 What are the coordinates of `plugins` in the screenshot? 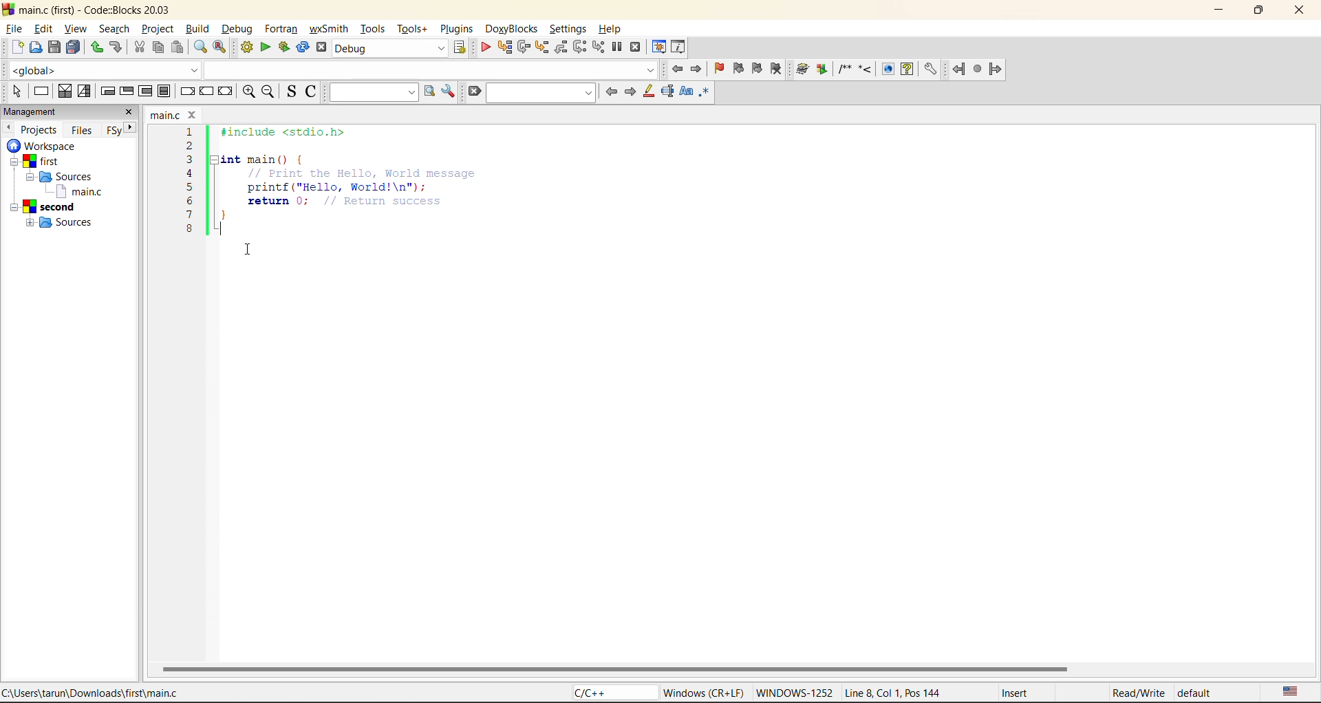 It's located at (458, 29).